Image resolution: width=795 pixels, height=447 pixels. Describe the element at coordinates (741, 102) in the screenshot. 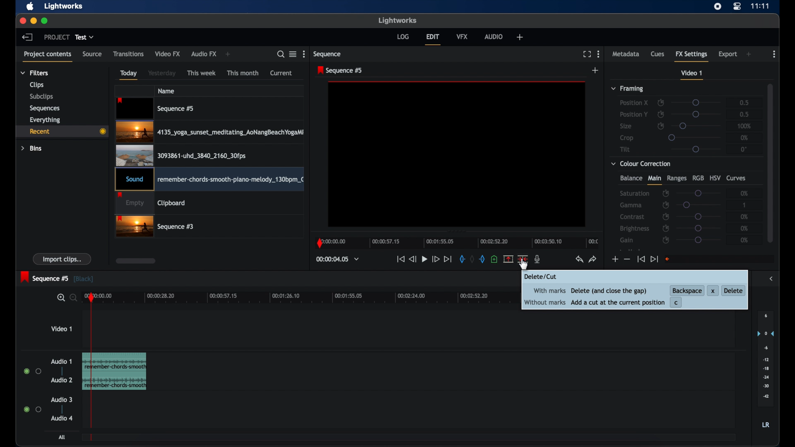

I see `0.5` at that location.